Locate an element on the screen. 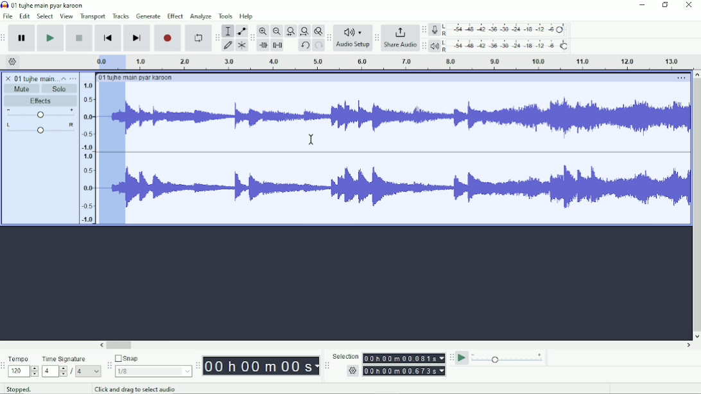 The image size is (701, 394). Audio Waves is located at coordinates (408, 188).